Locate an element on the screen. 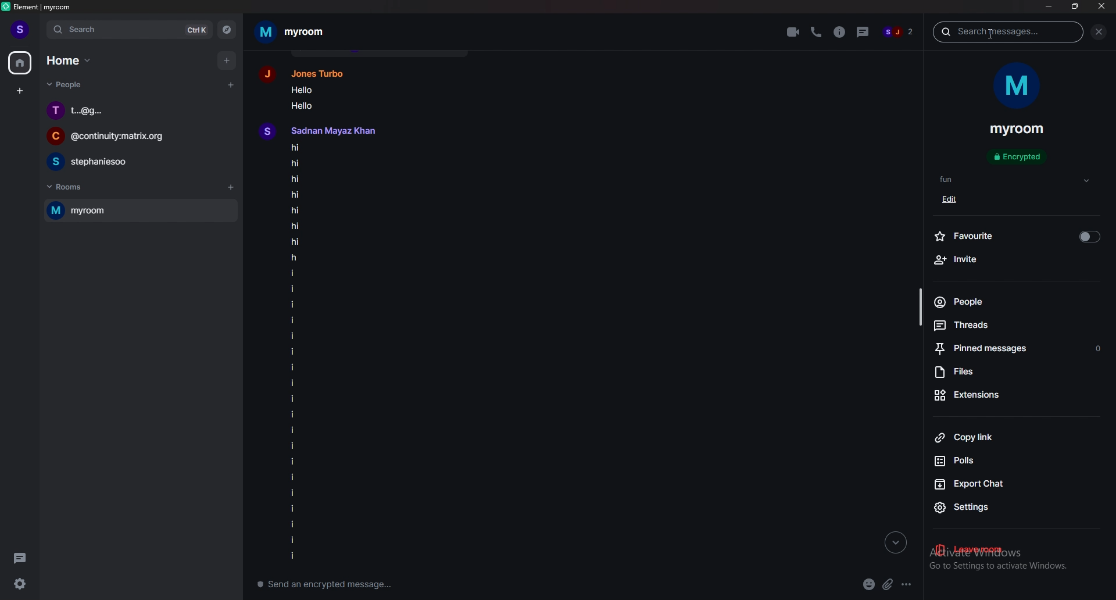  voice call is located at coordinates (815, 32).